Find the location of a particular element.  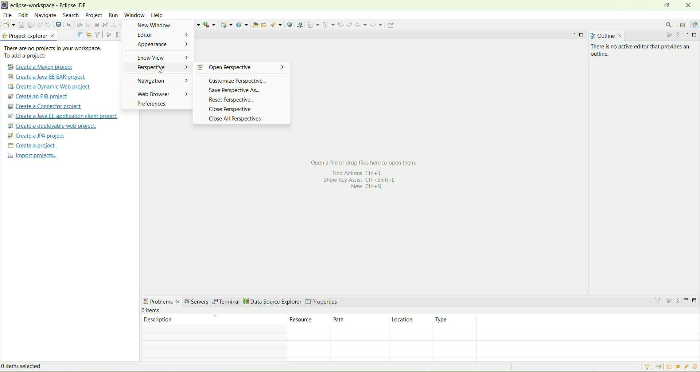

eclipse workspace-Eclipse IDE is located at coordinates (51, 6).